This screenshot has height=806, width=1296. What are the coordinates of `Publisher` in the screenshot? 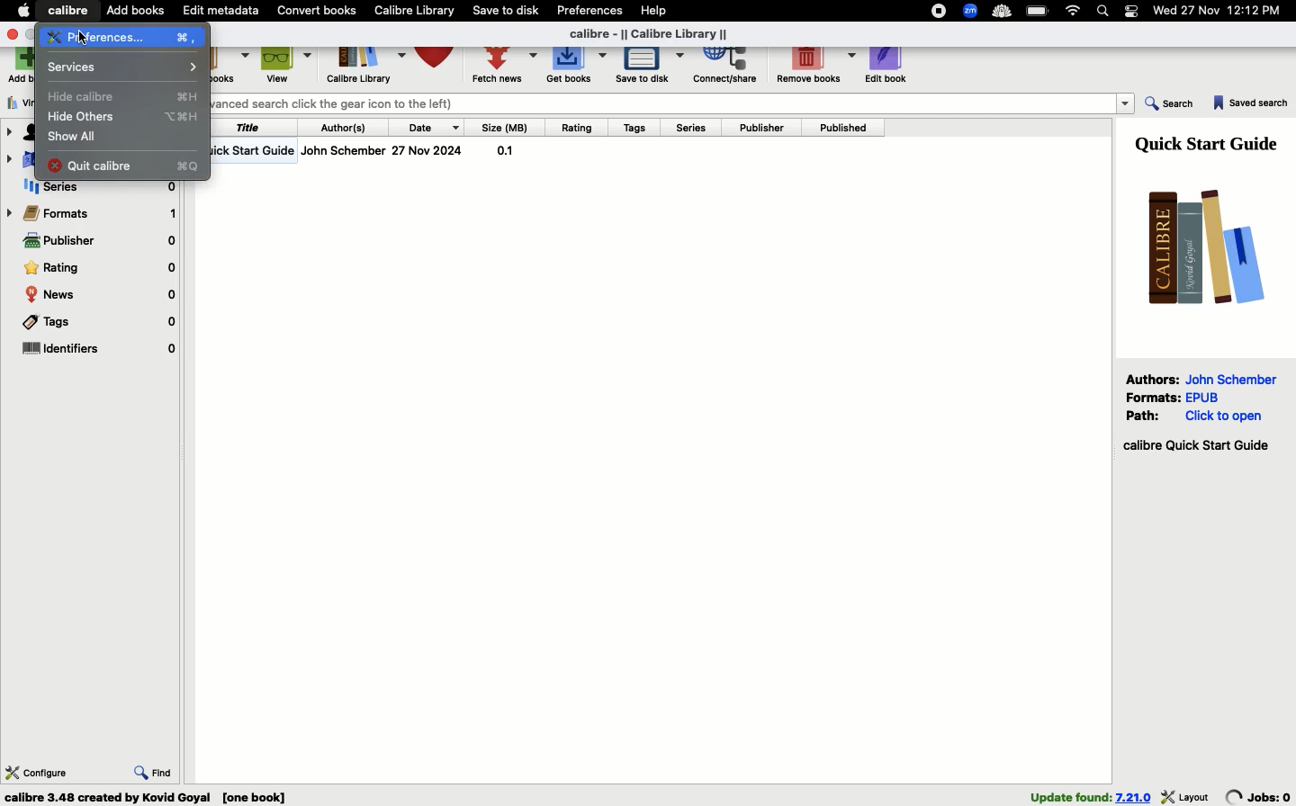 It's located at (764, 128).